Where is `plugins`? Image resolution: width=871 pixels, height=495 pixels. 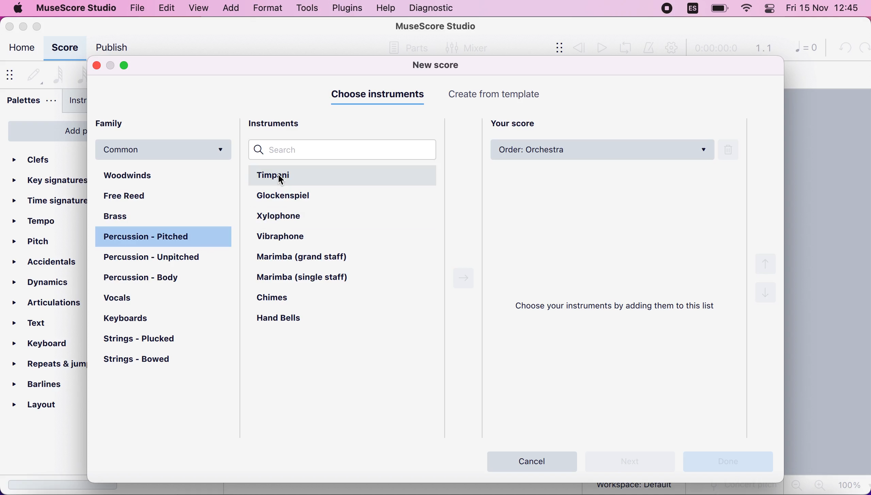 plugins is located at coordinates (346, 8).